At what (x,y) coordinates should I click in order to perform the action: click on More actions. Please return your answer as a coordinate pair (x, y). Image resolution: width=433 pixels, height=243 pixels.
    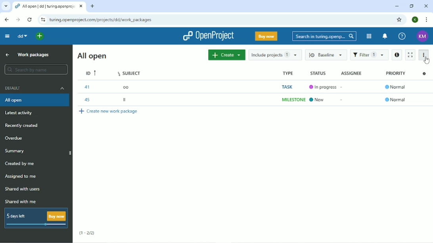
    Looking at the image, I should click on (425, 55).